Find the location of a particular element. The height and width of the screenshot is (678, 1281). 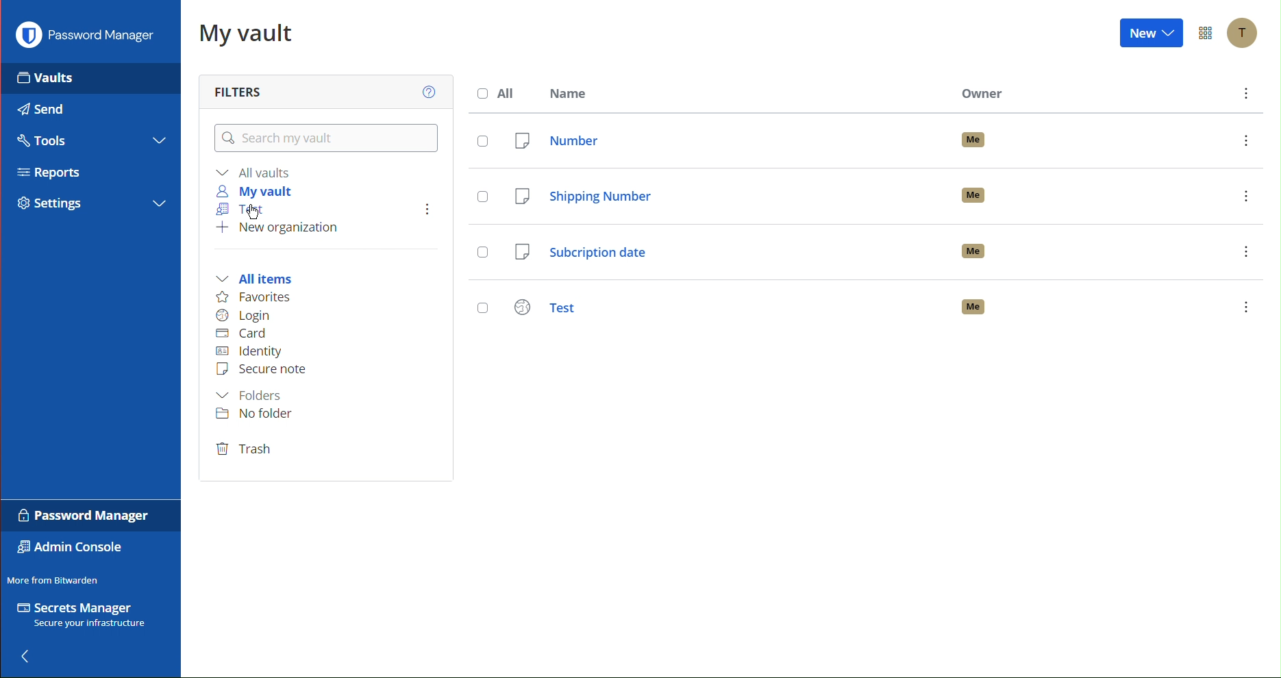

All vaults is located at coordinates (254, 173).